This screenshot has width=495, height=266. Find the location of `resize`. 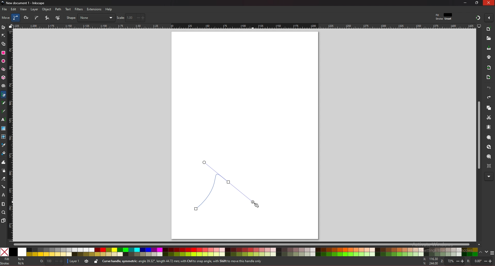

resize is located at coordinates (477, 3).